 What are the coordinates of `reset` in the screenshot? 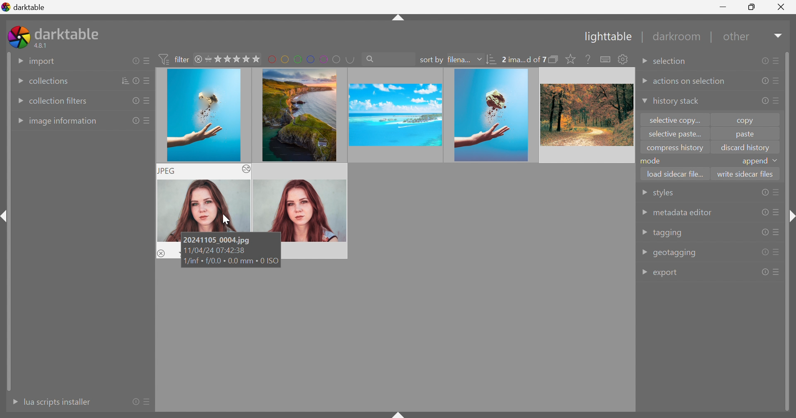 It's located at (137, 80).